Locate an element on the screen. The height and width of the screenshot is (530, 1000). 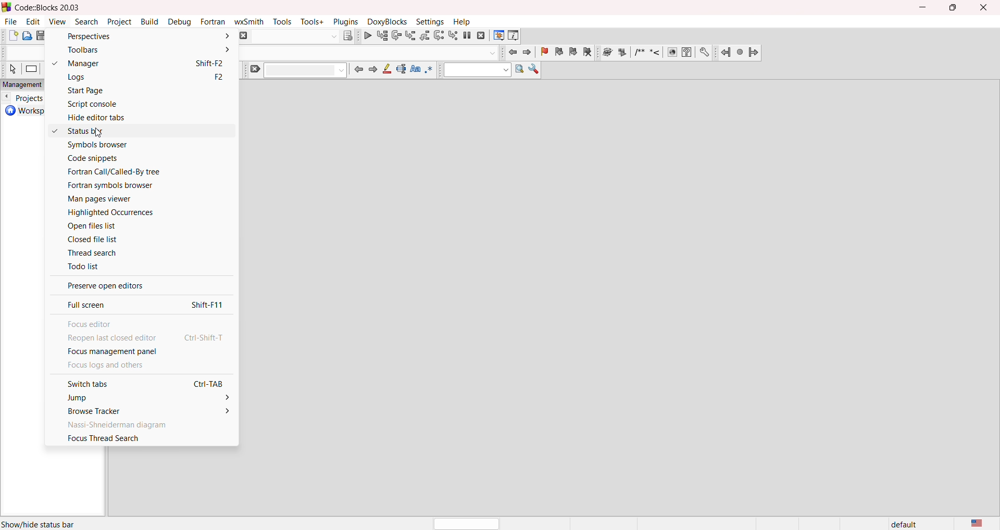
add new is located at coordinates (11, 36).